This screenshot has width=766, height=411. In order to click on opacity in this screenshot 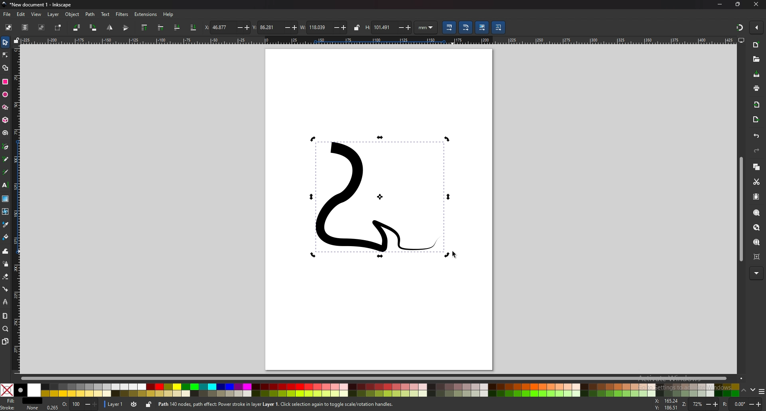, I will do `click(72, 405)`.